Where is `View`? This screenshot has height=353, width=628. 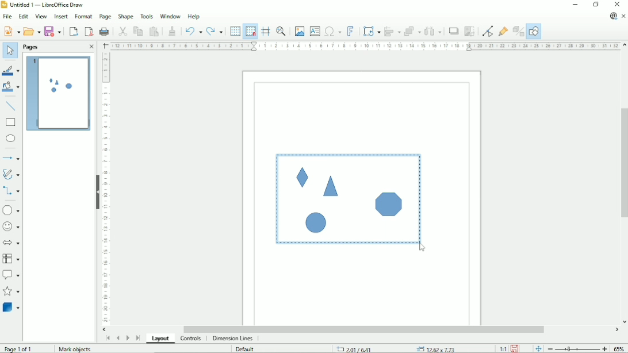
View is located at coordinates (40, 16).